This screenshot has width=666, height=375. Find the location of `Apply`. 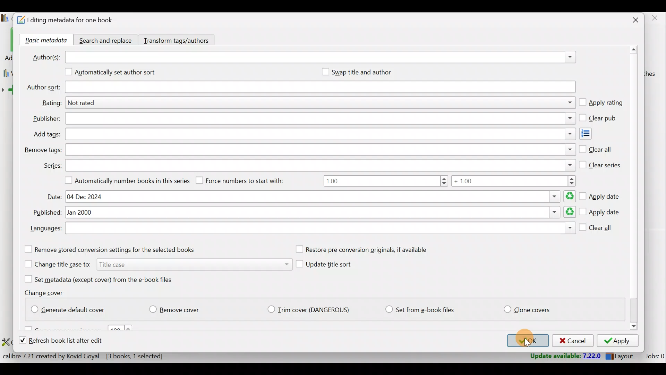

Apply is located at coordinates (617, 341).